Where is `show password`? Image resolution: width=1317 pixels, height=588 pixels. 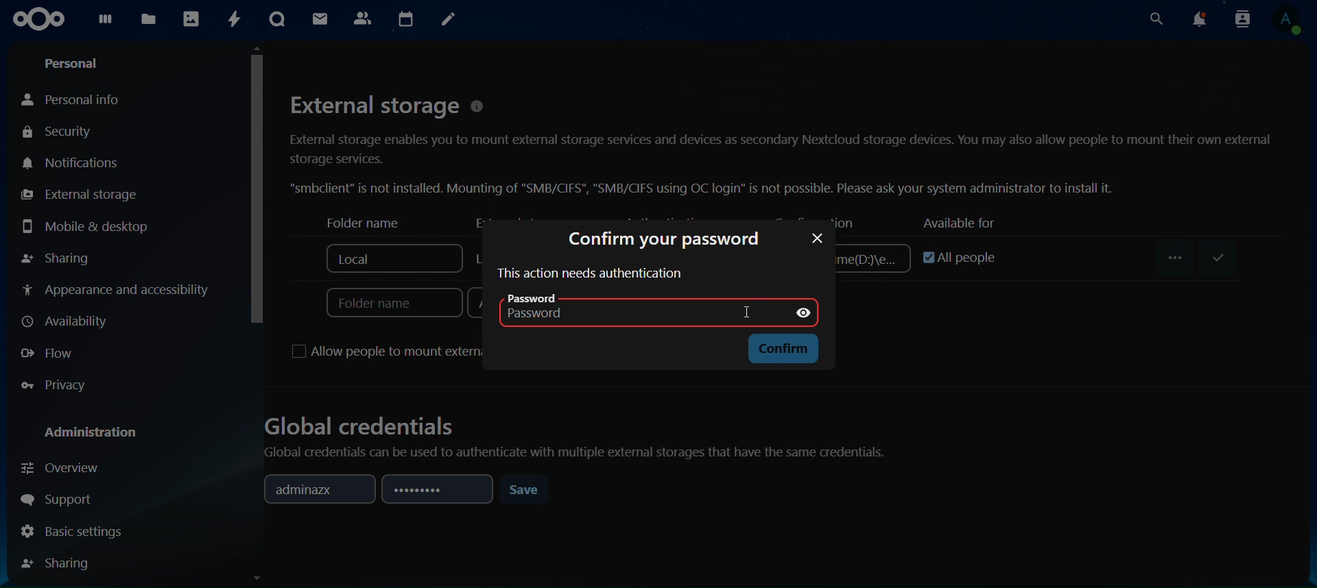
show password is located at coordinates (806, 311).